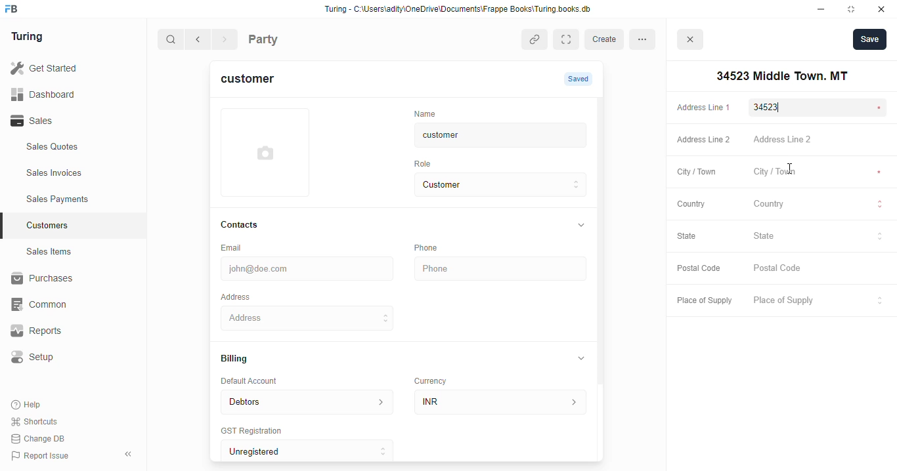  I want to click on collapse, so click(580, 226).